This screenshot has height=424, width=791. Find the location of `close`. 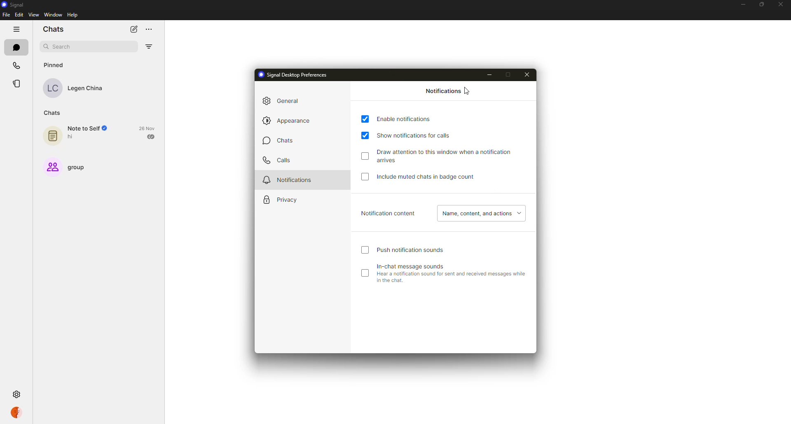

close is located at coordinates (527, 74).